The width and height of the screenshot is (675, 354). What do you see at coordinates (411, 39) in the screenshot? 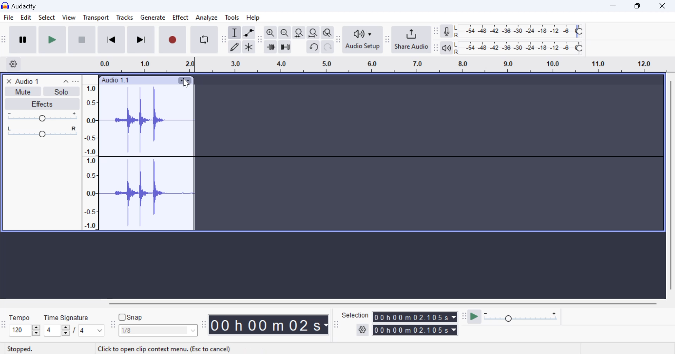
I see `Share Audio` at bounding box center [411, 39].